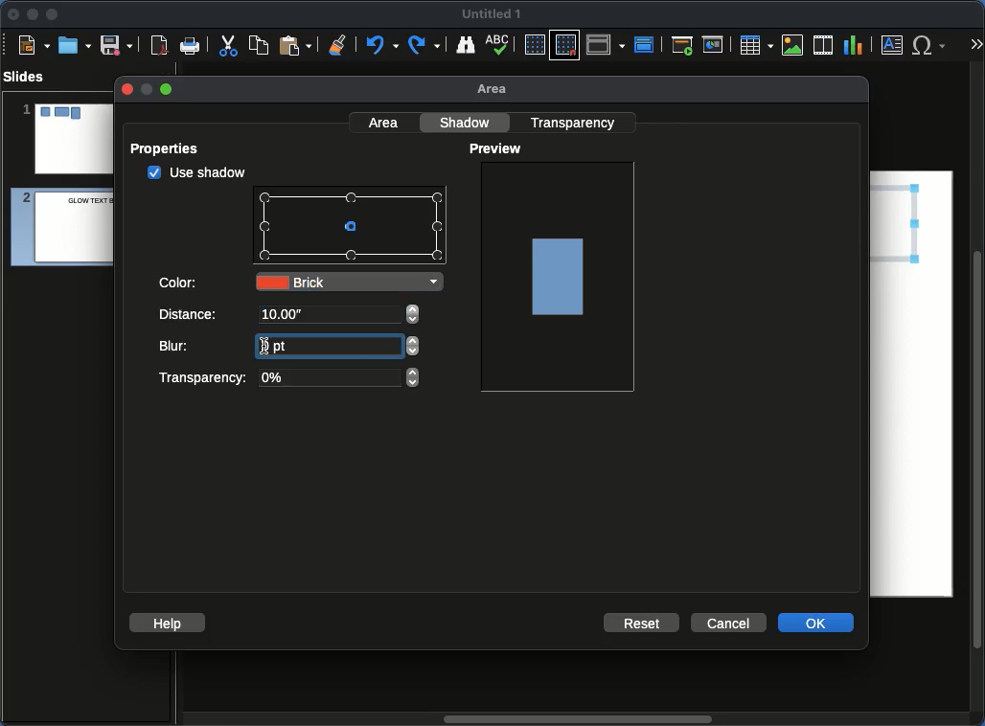  What do you see at coordinates (576, 122) in the screenshot?
I see `Transparency` at bounding box center [576, 122].